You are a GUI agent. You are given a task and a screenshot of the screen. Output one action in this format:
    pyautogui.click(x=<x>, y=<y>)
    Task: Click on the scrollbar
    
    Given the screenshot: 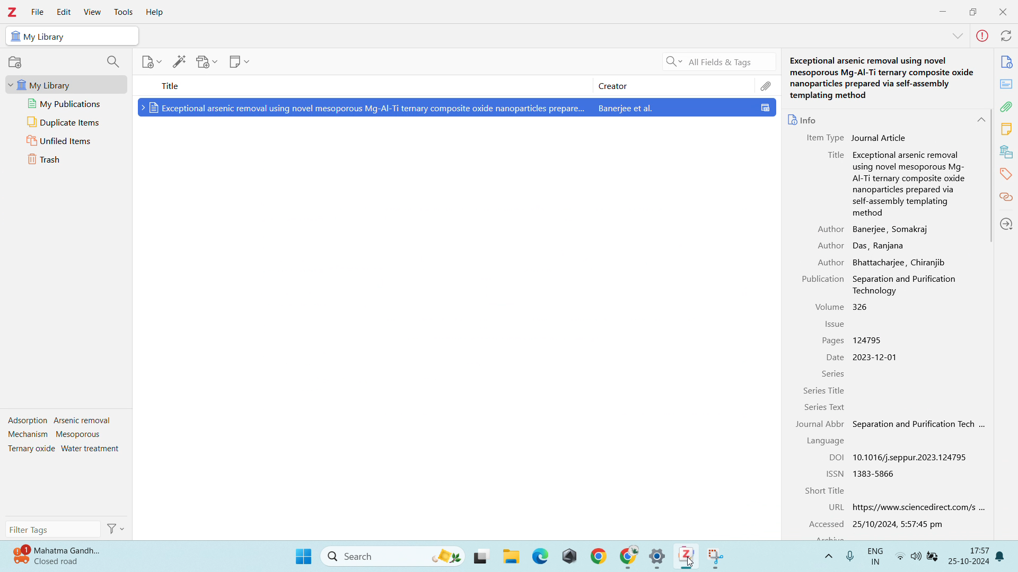 What is the action you would take?
    pyautogui.click(x=991, y=176)
    